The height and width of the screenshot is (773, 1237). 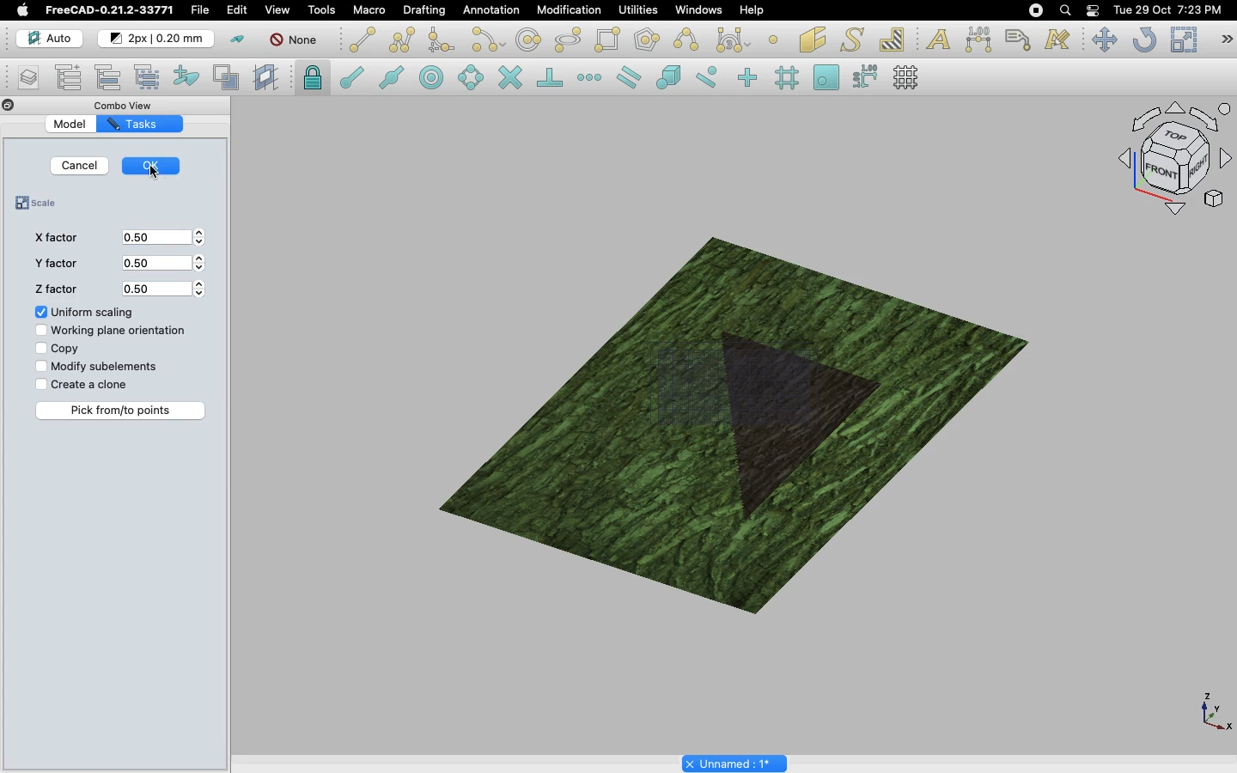 What do you see at coordinates (54, 266) in the screenshot?
I see `Y factor` at bounding box center [54, 266].